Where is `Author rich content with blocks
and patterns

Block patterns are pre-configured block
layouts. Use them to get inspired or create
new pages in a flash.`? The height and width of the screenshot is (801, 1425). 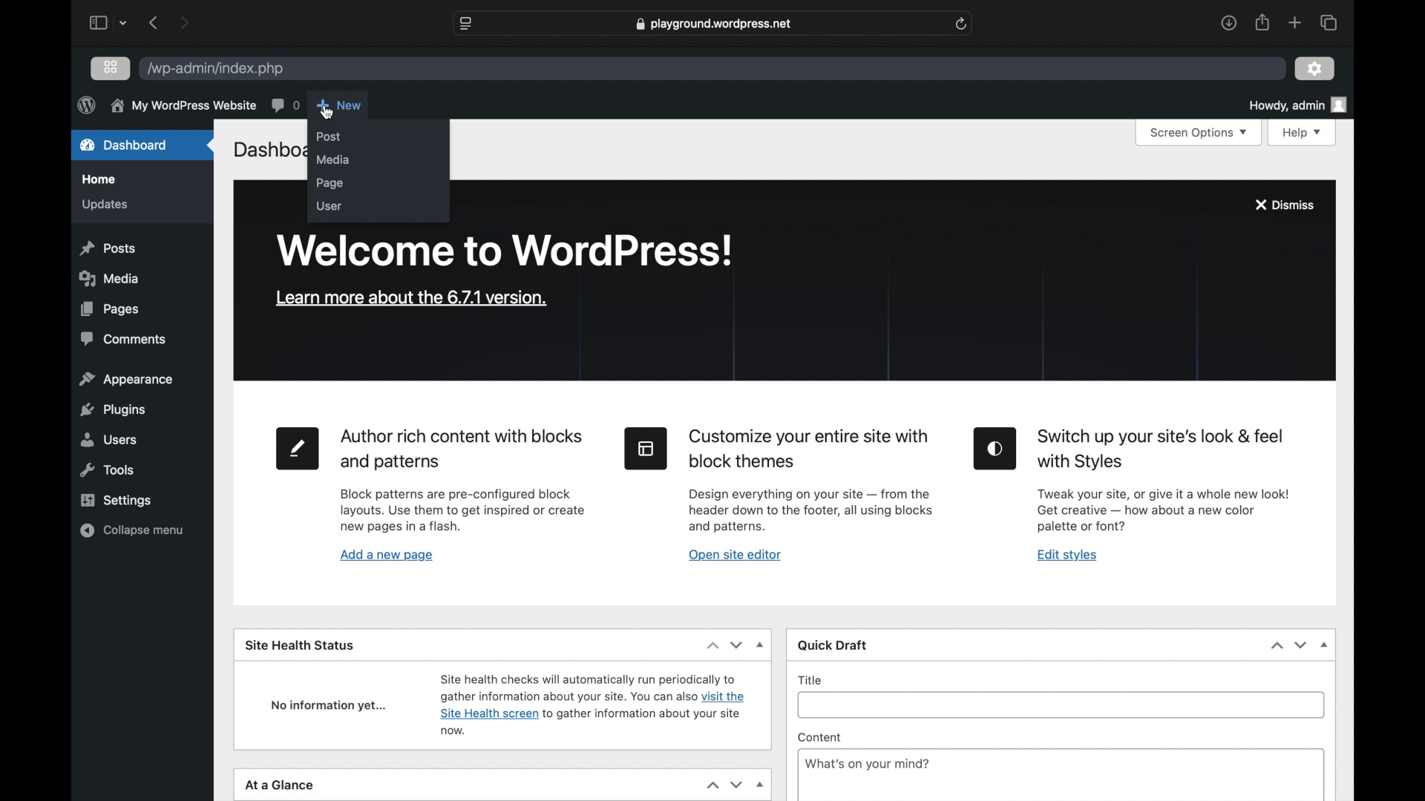
Author rich content with blocks
and patterns

Block patterns are pre-configured block
layouts. Use them to get inspired or create
new pages in a flash. is located at coordinates (463, 481).